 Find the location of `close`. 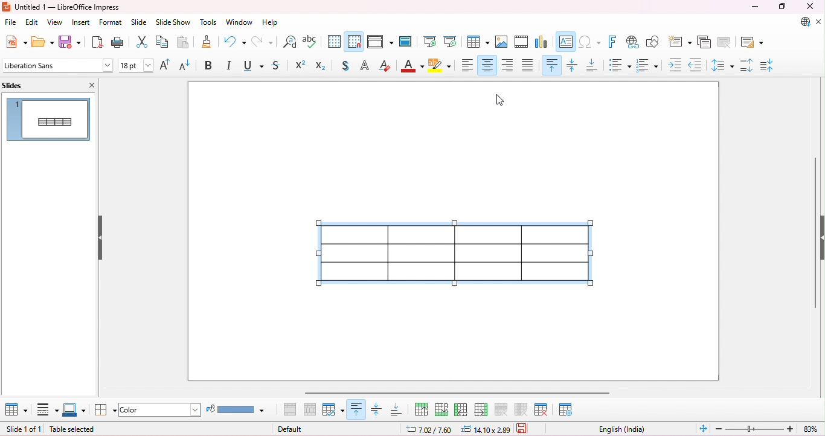

close is located at coordinates (808, 7).